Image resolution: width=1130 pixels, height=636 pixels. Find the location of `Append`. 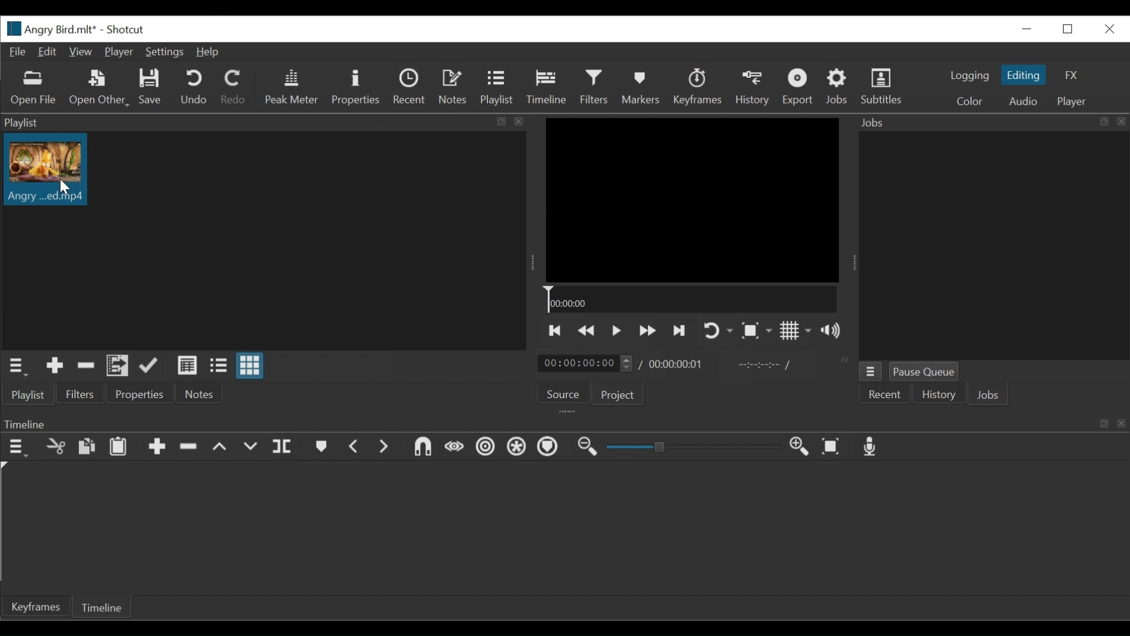

Append is located at coordinates (158, 446).